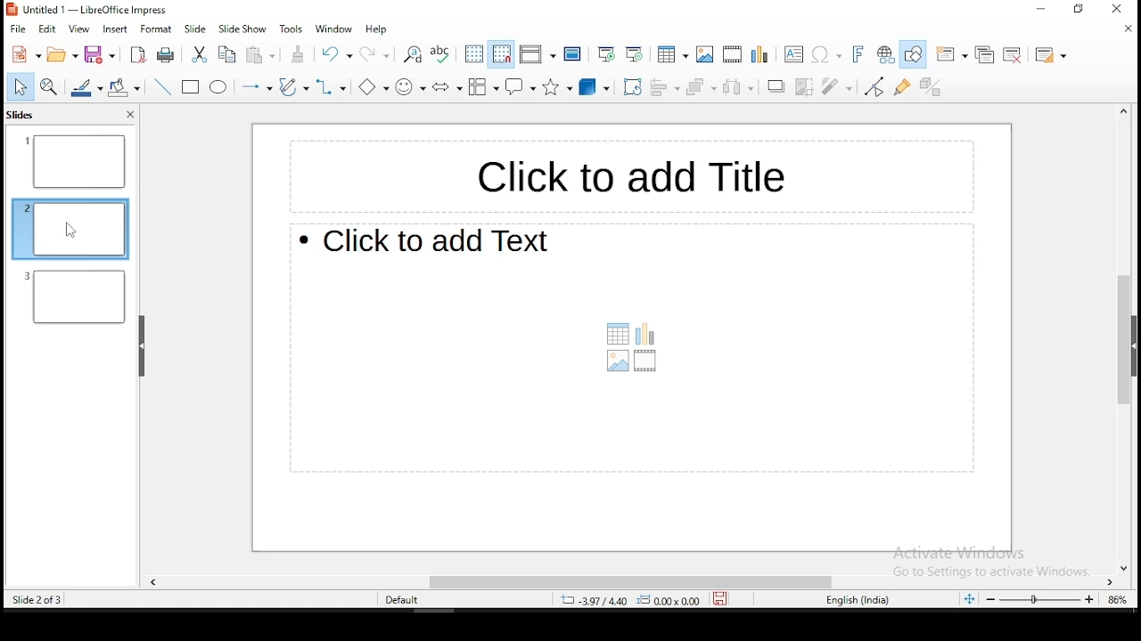 Image resolution: width=1141 pixels, height=641 pixels. What do you see at coordinates (806, 86) in the screenshot?
I see `crop image` at bounding box center [806, 86].